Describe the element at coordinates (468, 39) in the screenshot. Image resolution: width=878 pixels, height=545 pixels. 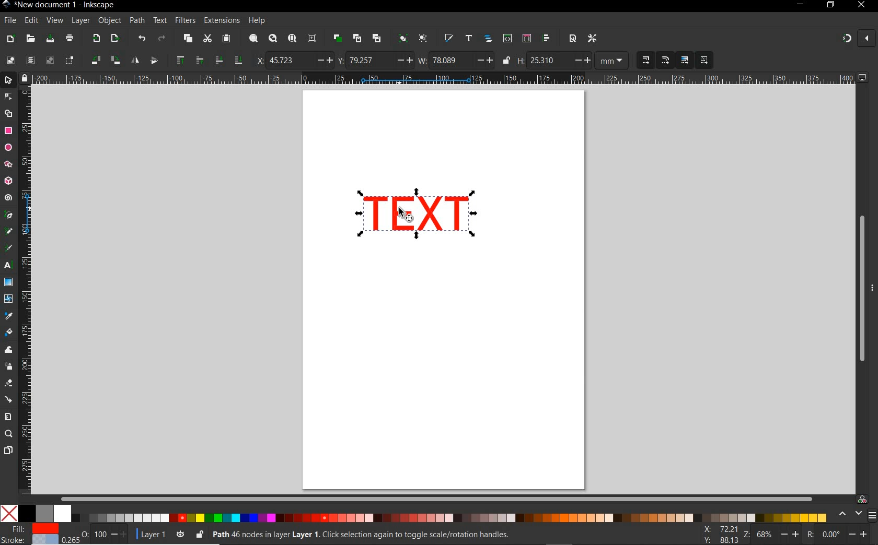
I see `OPEN TEXT` at that location.